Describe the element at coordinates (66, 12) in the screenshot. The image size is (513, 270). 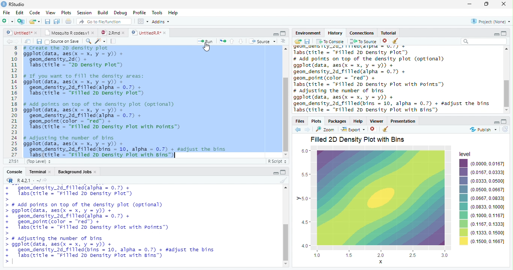
I see `Plots` at that location.